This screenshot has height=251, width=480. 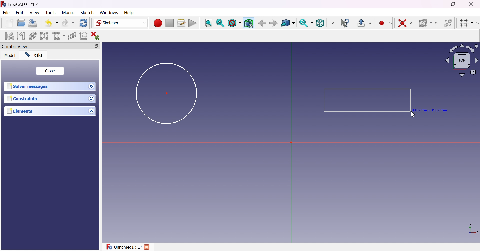 I want to click on Macros, so click(x=181, y=23).